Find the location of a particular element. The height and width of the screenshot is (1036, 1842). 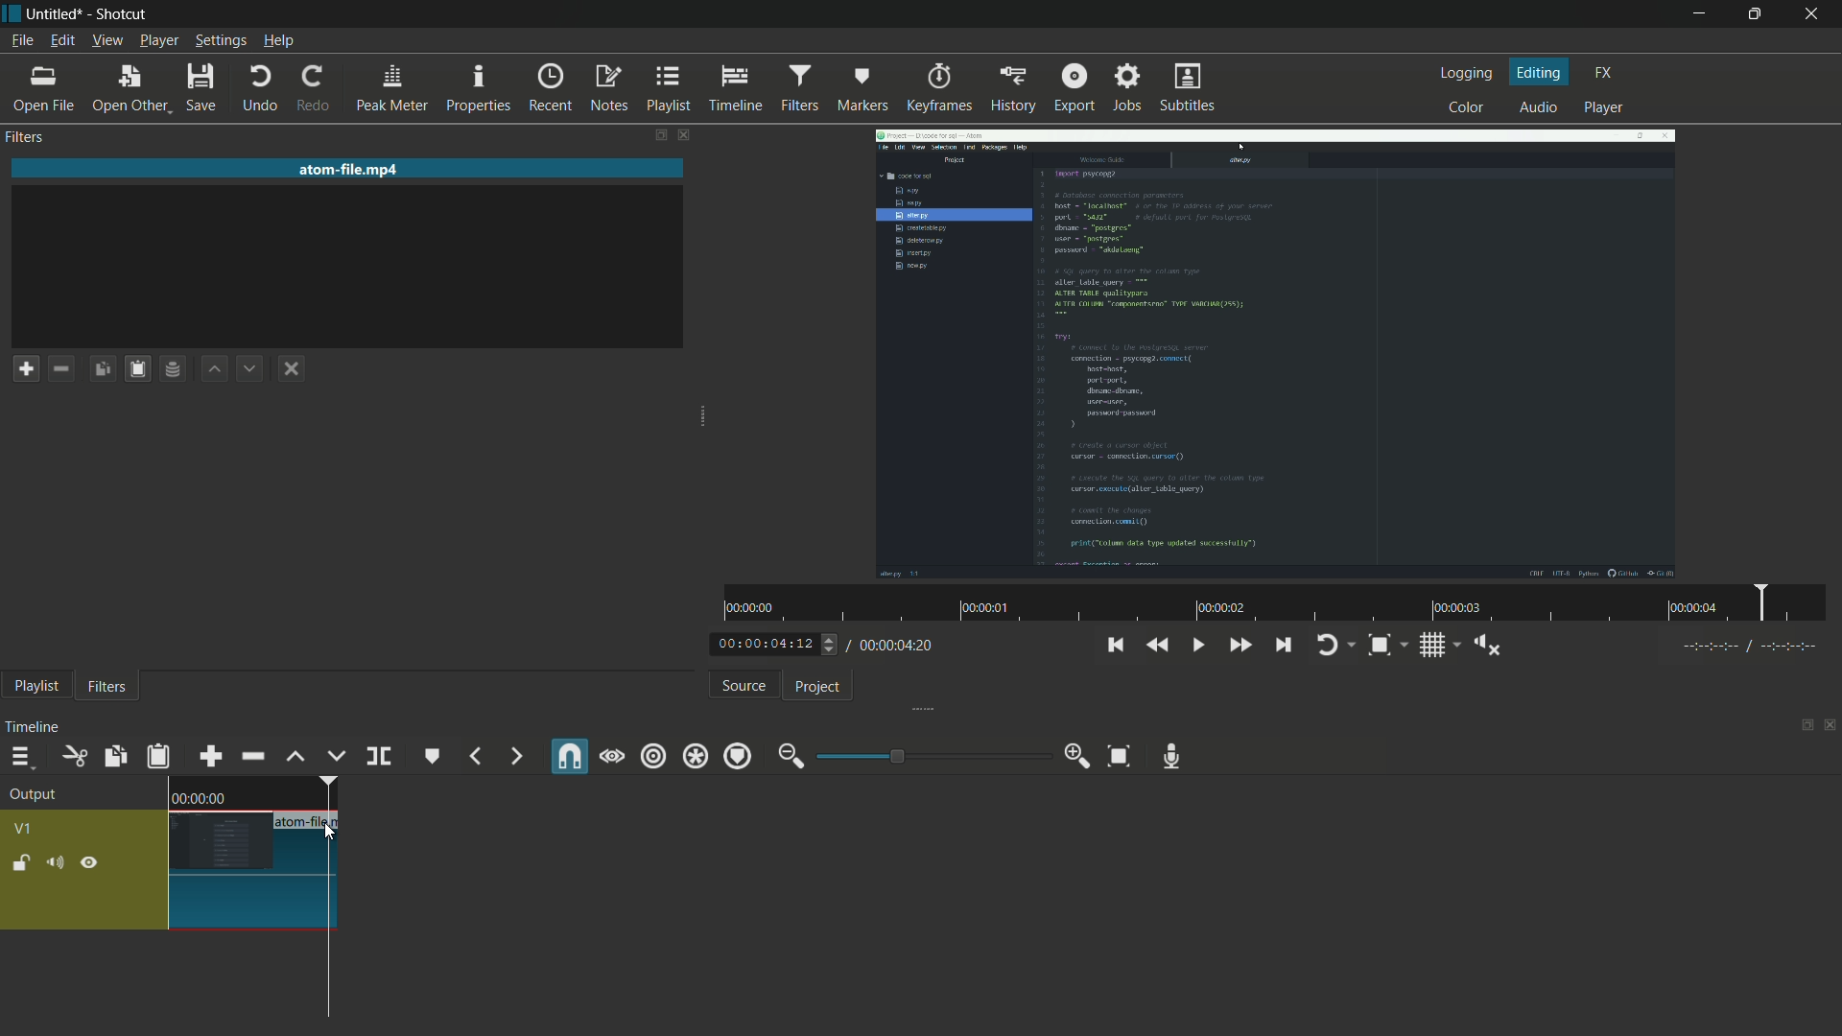

previous marker is located at coordinates (477, 756).